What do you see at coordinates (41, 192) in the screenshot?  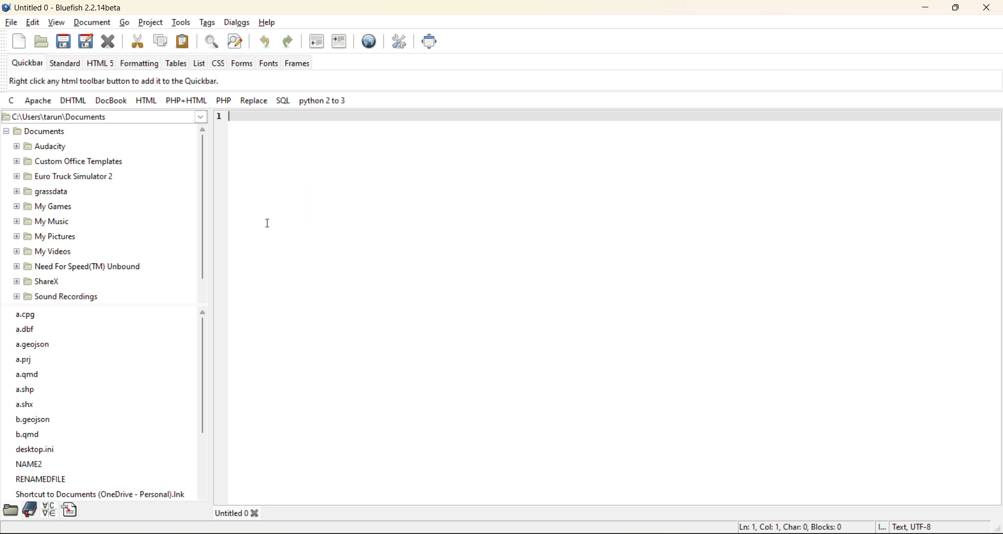 I see `grasssdata` at bounding box center [41, 192].